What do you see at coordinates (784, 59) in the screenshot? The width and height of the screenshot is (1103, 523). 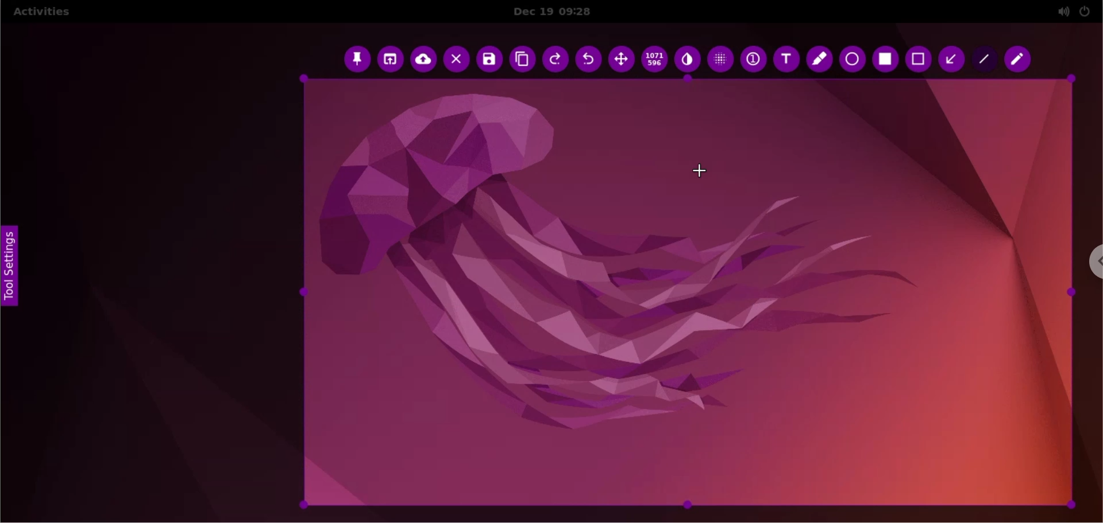 I see `text` at bounding box center [784, 59].